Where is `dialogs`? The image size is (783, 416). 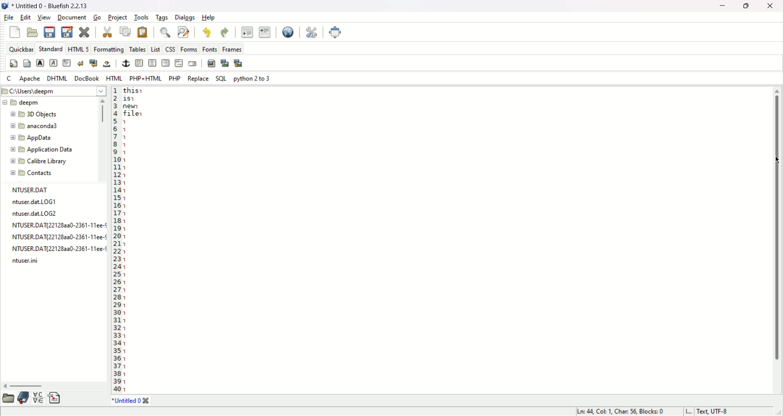 dialogs is located at coordinates (186, 18).